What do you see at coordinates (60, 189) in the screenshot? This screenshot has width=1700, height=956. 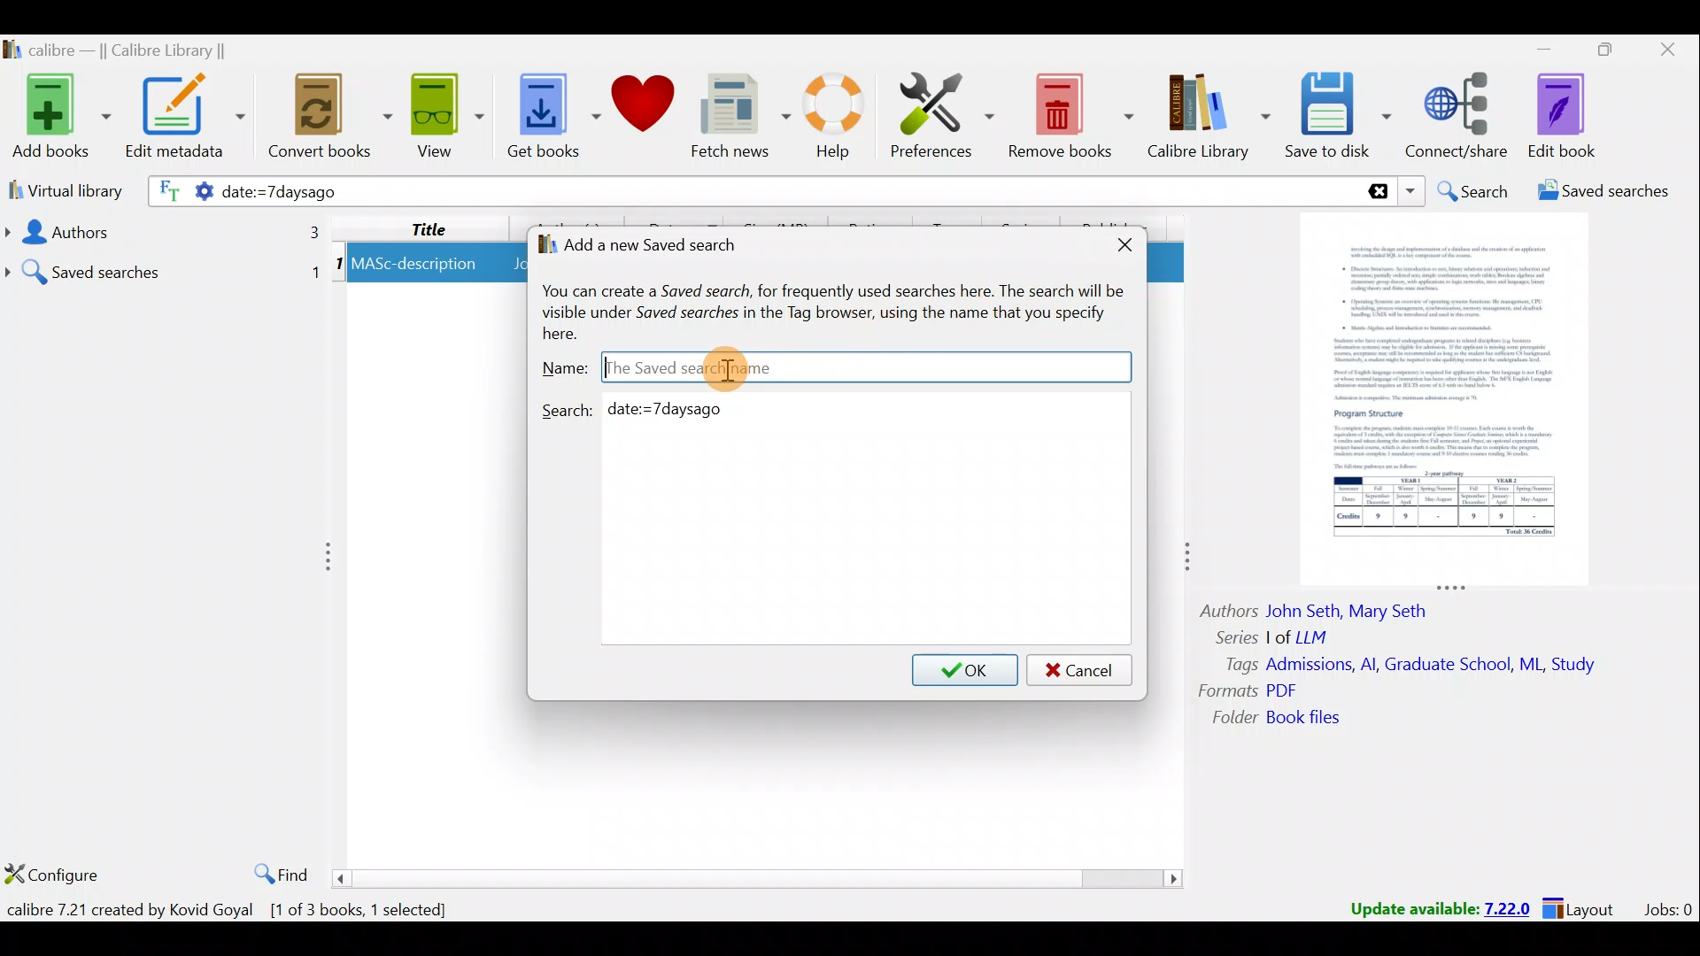 I see `Virtual library` at bounding box center [60, 189].